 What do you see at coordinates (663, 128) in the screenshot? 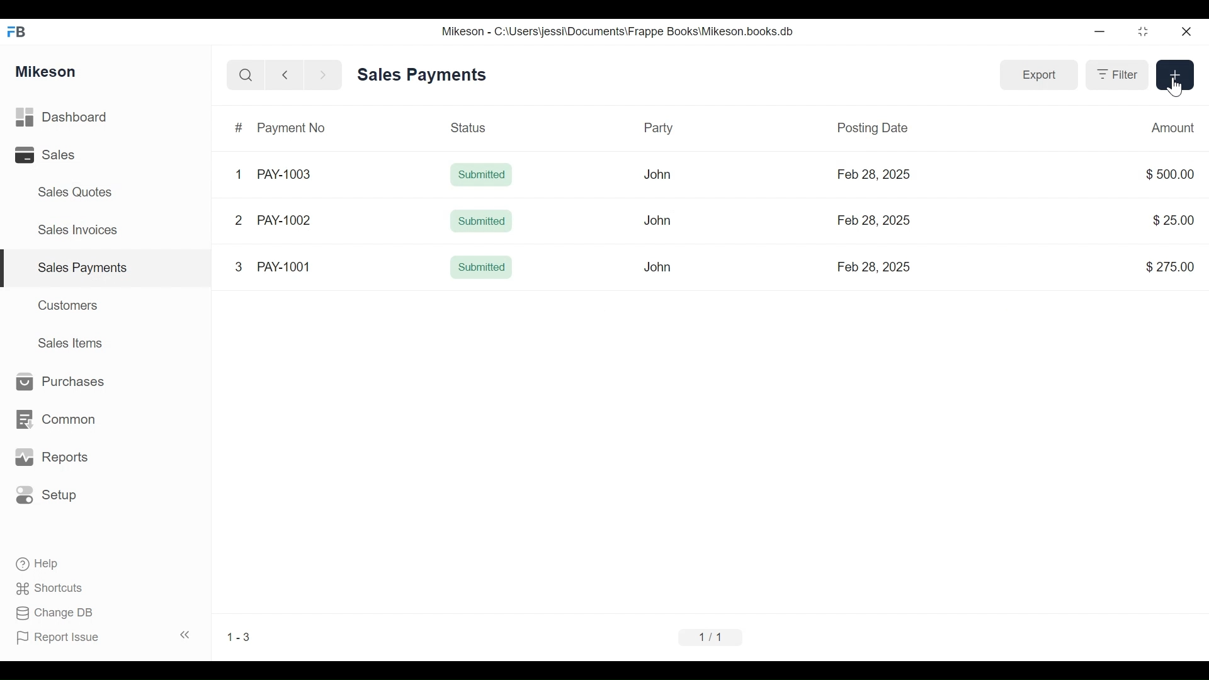
I see `Party` at bounding box center [663, 128].